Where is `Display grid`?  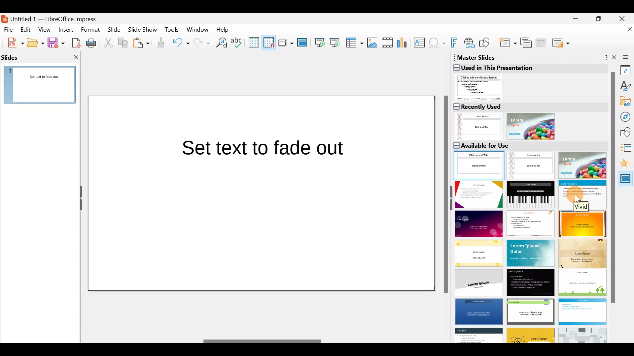 Display grid is located at coordinates (253, 42).